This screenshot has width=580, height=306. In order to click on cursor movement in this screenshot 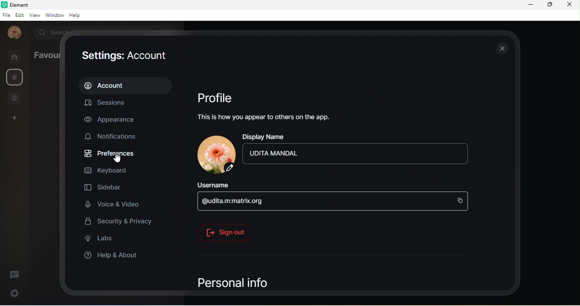, I will do `click(120, 159)`.